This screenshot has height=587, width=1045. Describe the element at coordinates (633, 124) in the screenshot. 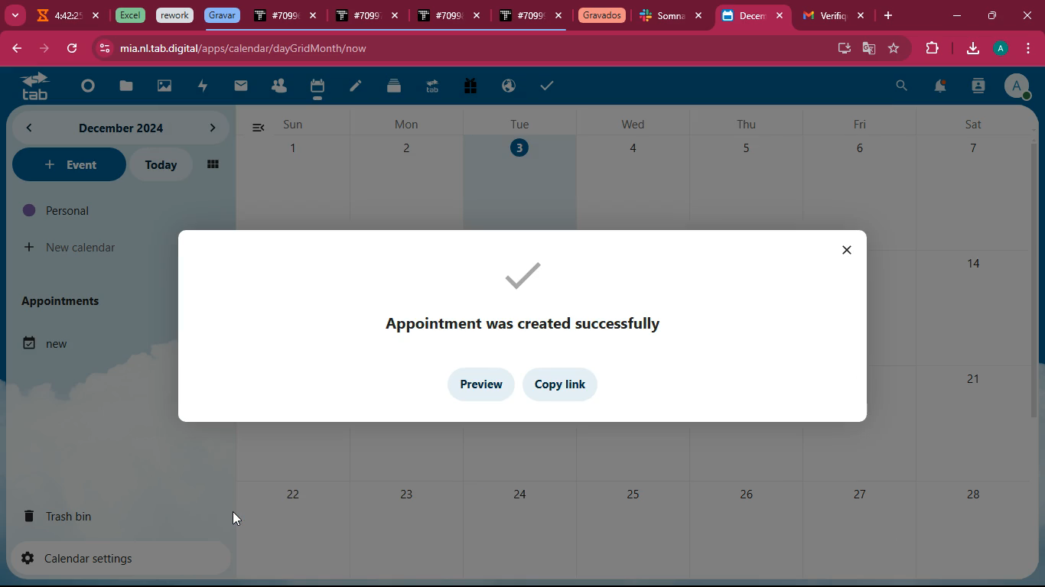

I see `Day of week` at that location.